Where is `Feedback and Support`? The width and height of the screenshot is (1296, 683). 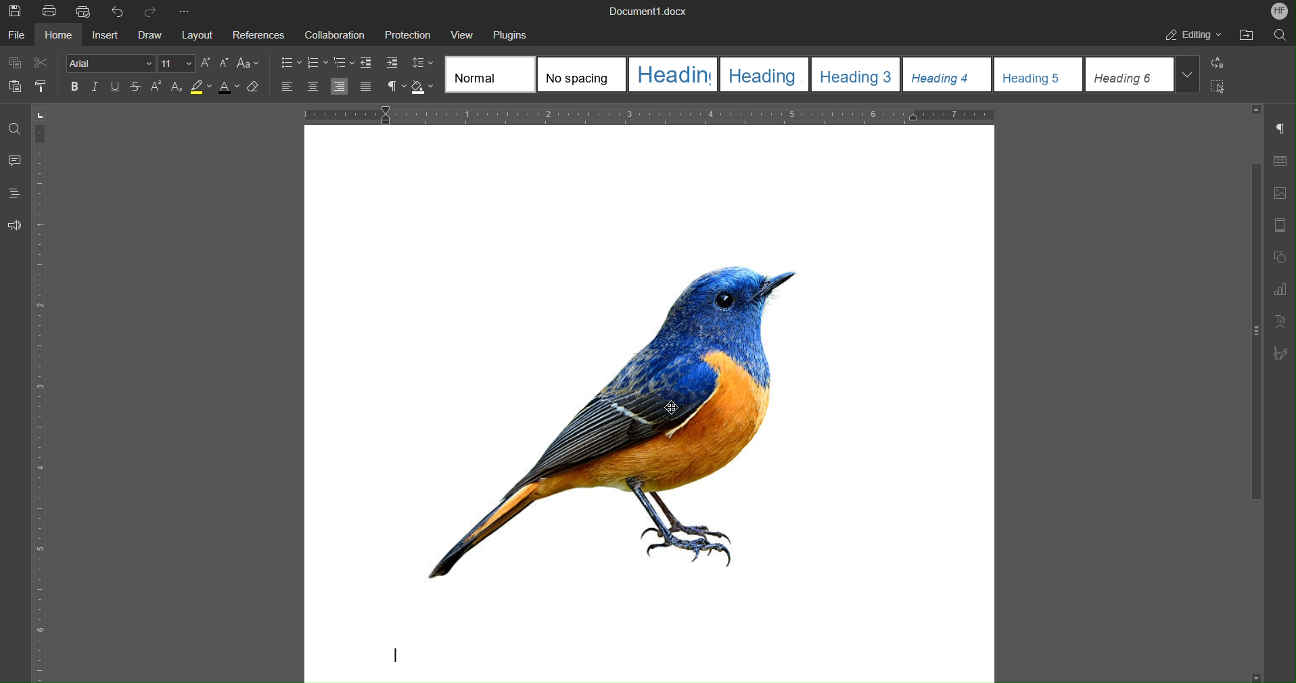
Feedback and Support is located at coordinates (14, 225).